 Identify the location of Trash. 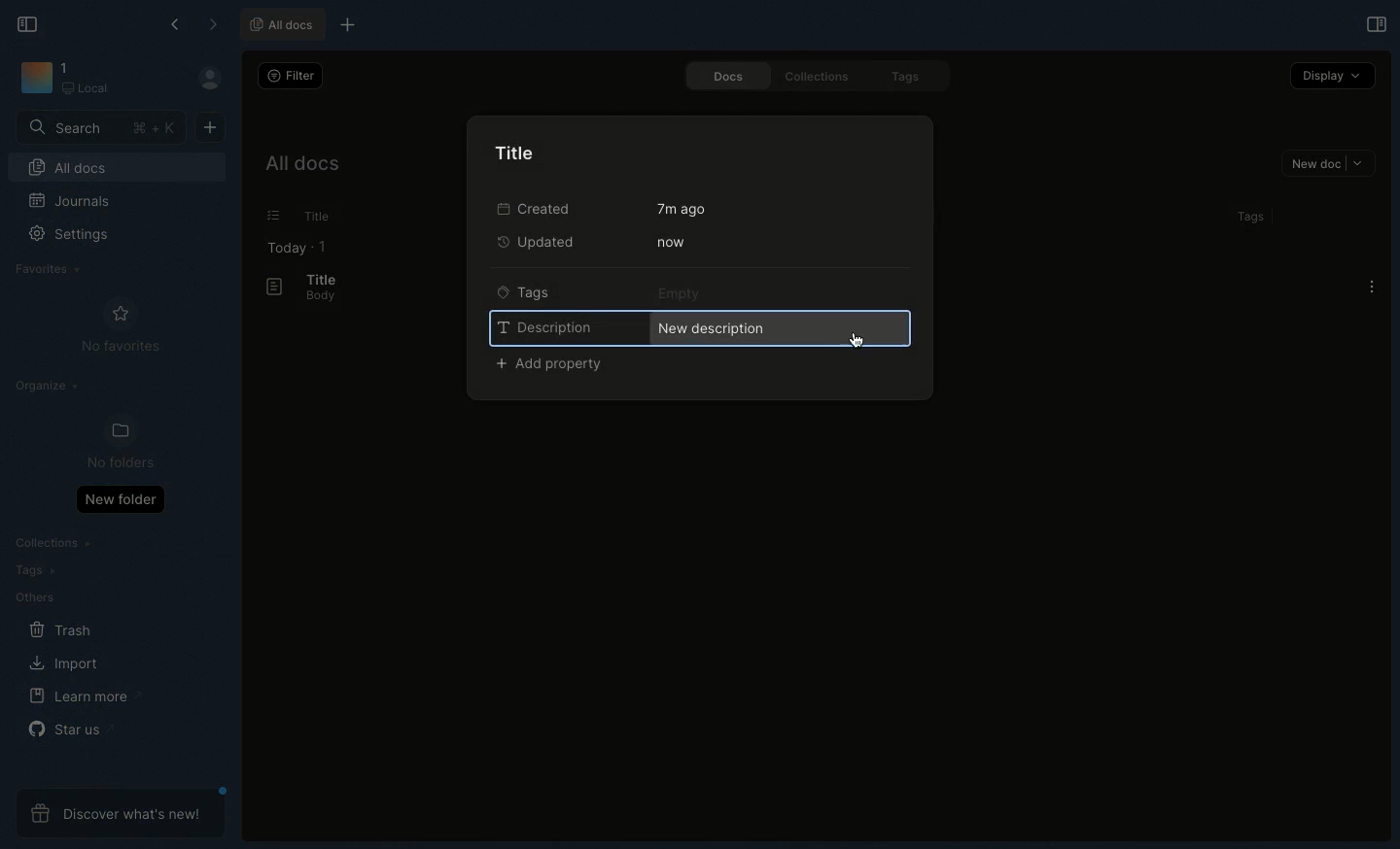
(61, 630).